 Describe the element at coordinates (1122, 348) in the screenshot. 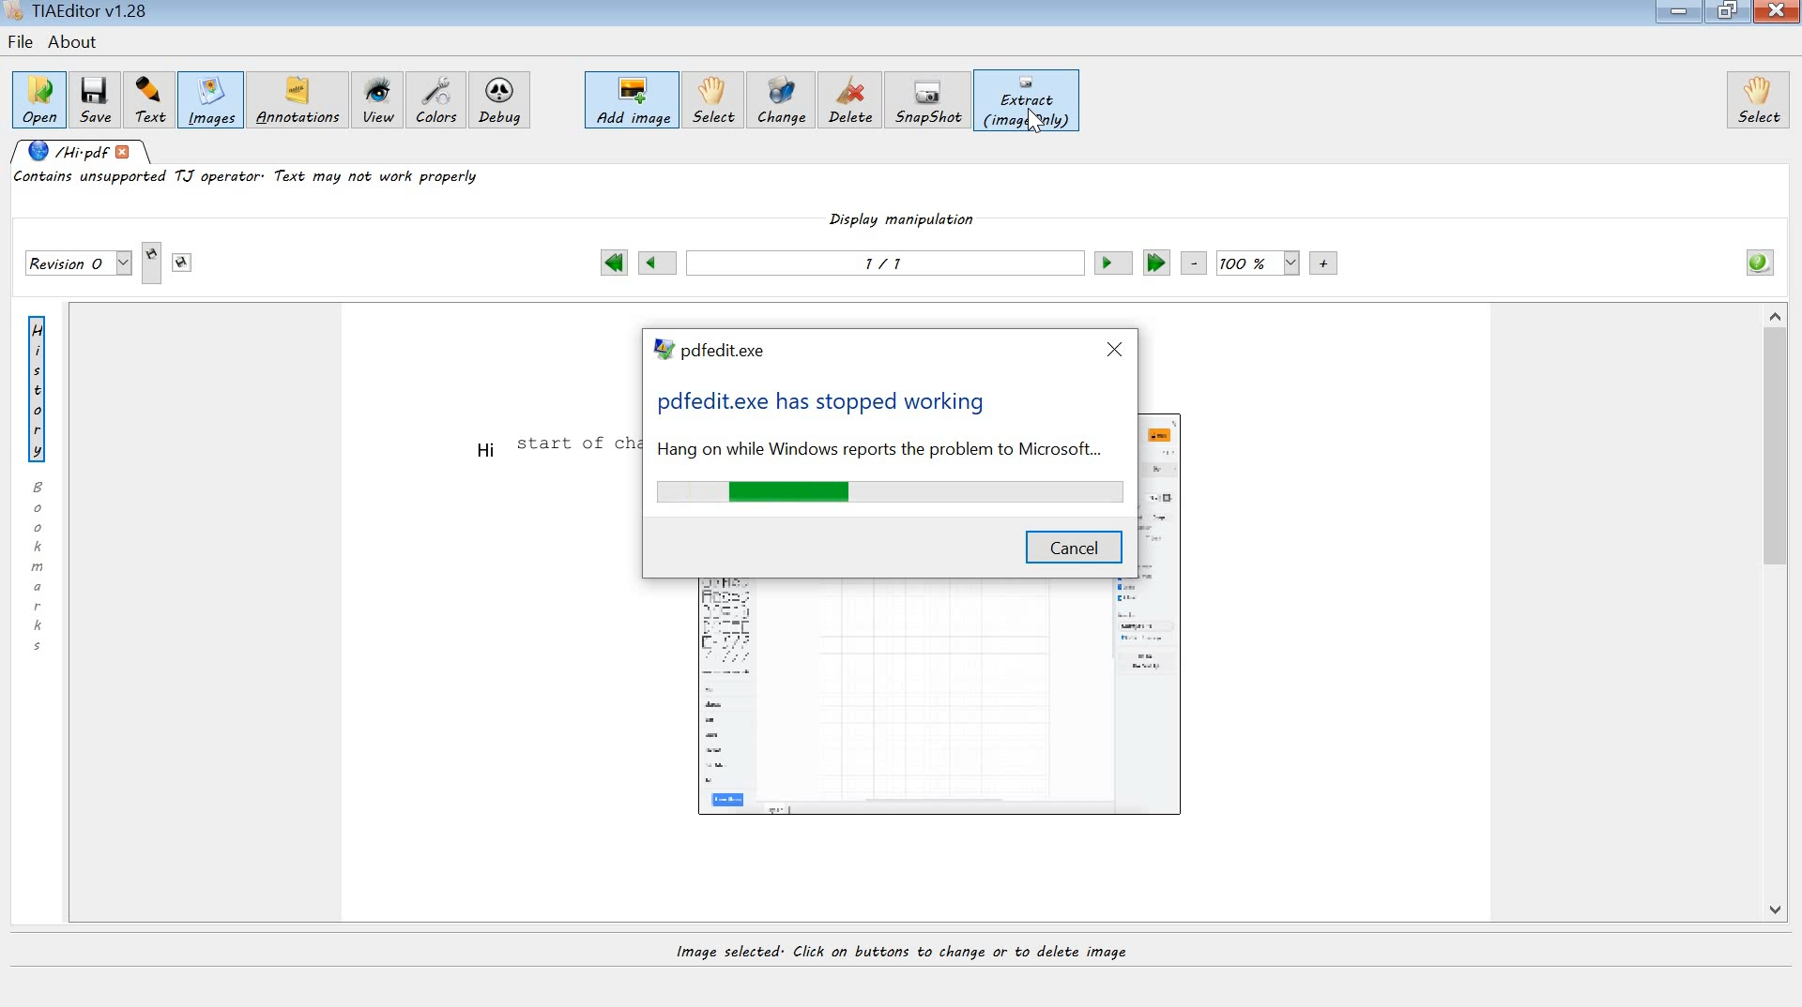

I see `close` at that location.